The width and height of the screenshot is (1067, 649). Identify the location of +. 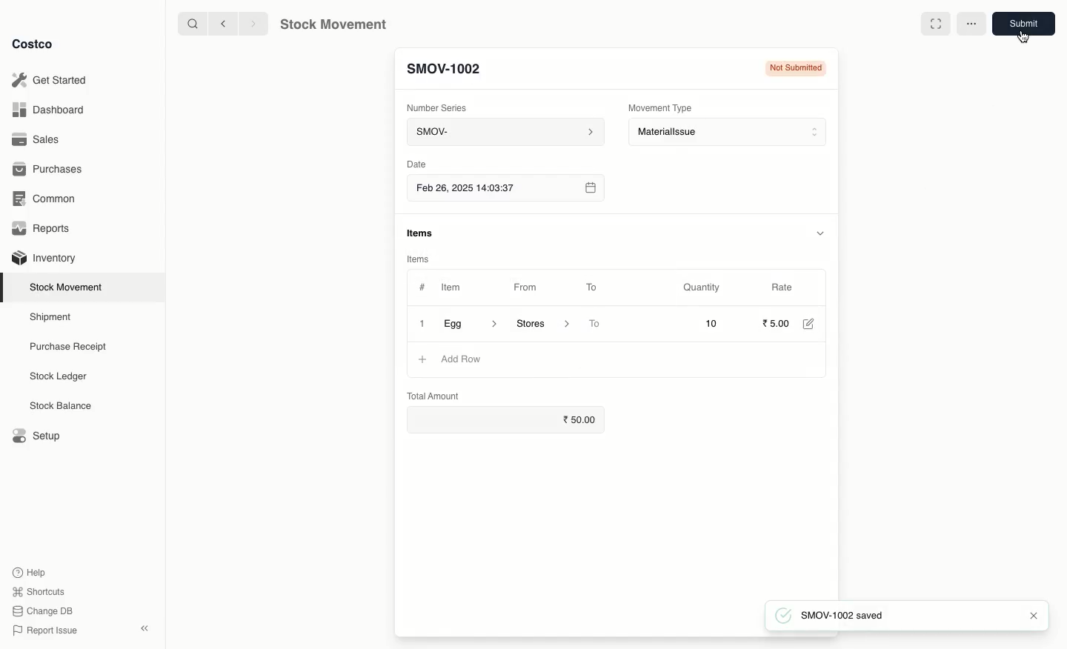
(422, 359).